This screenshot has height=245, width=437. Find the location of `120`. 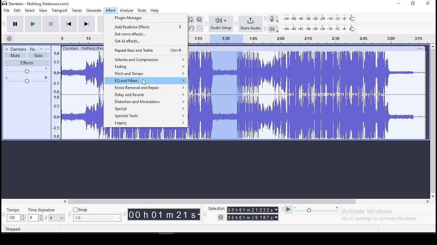

120 is located at coordinates (13, 218).